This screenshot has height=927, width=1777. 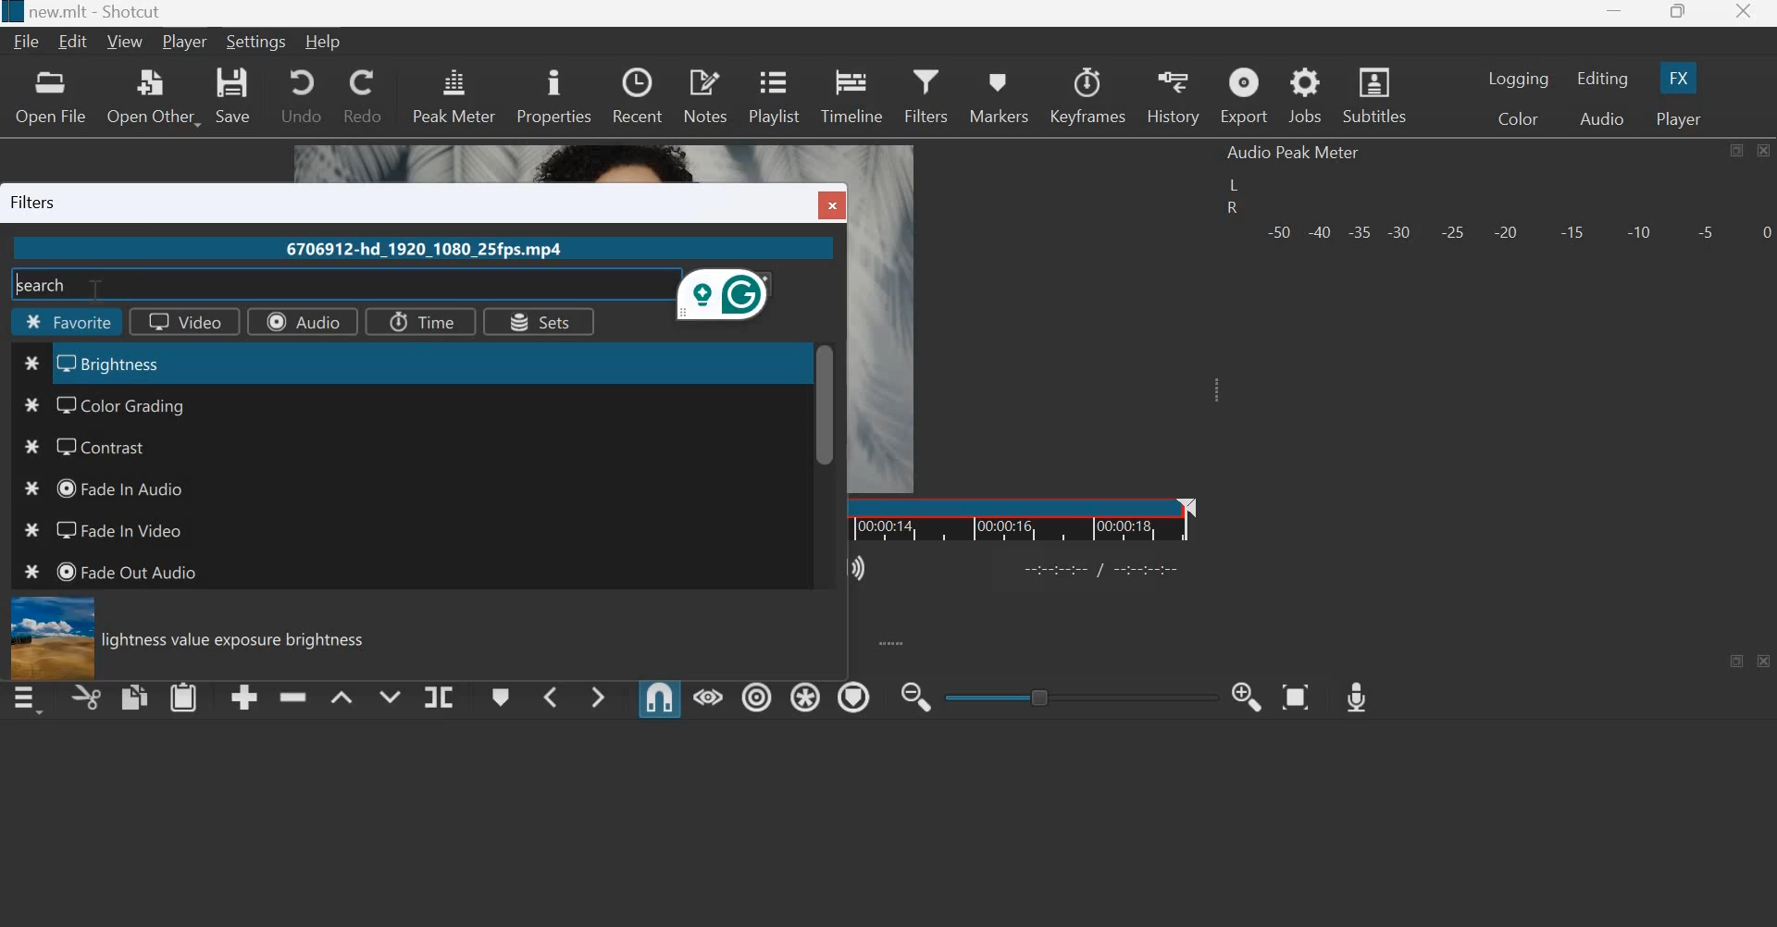 I want to click on Filters, so click(x=40, y=202).